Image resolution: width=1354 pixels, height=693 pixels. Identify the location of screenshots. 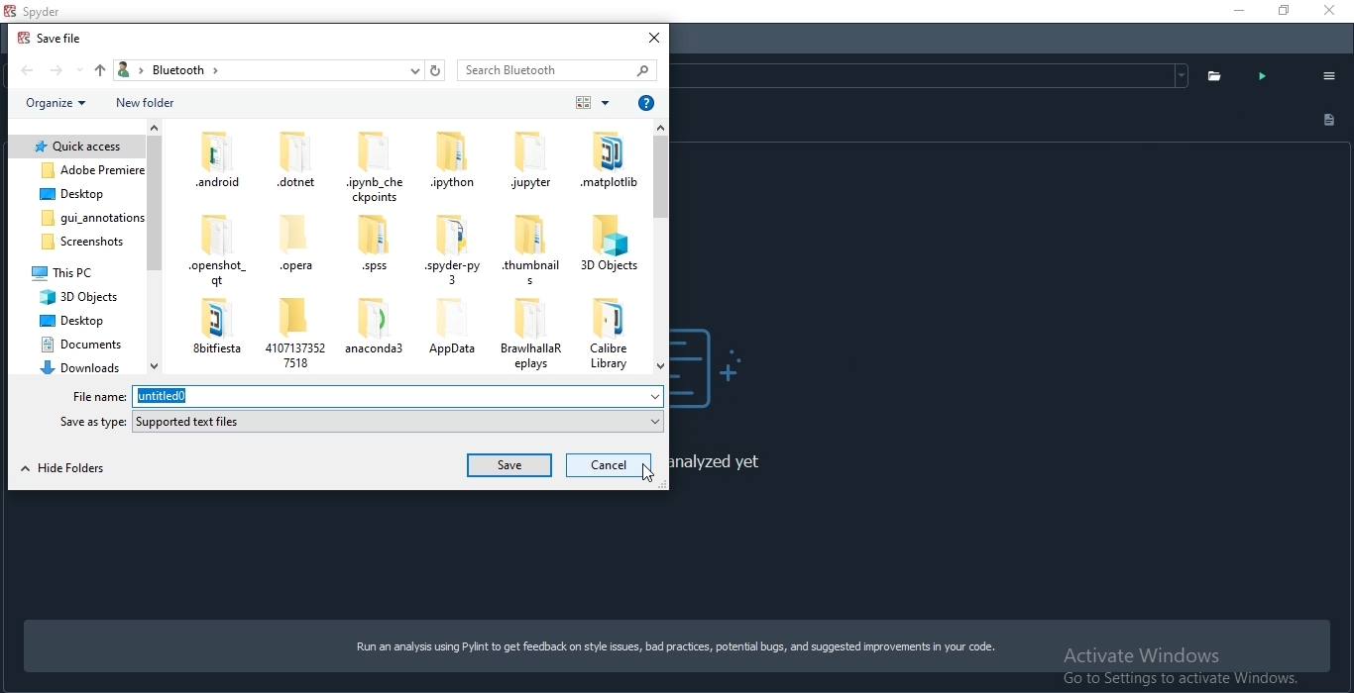
(77, 243).